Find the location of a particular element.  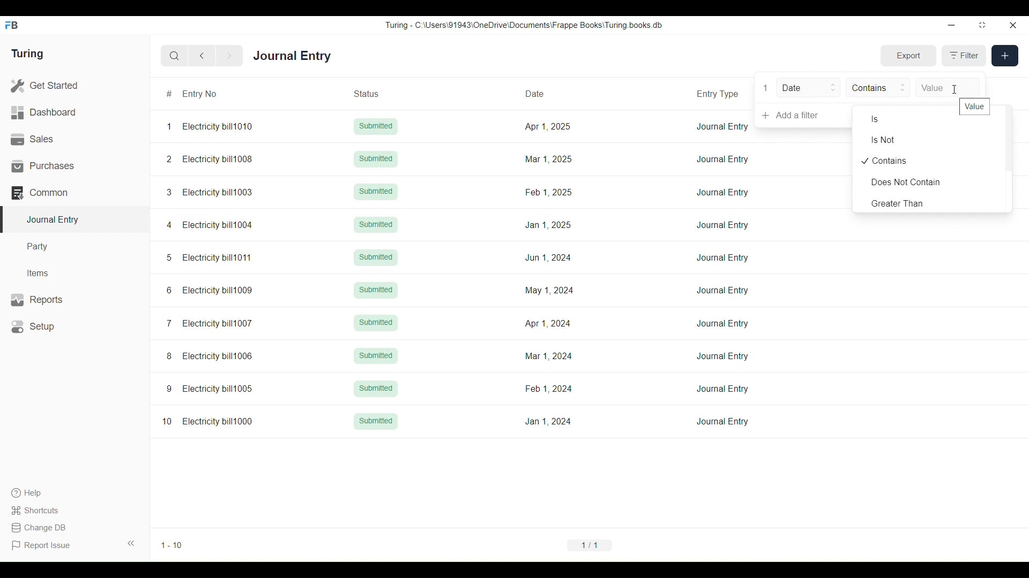

10 Electricity bill1000 is located at coordinates (208, 421).